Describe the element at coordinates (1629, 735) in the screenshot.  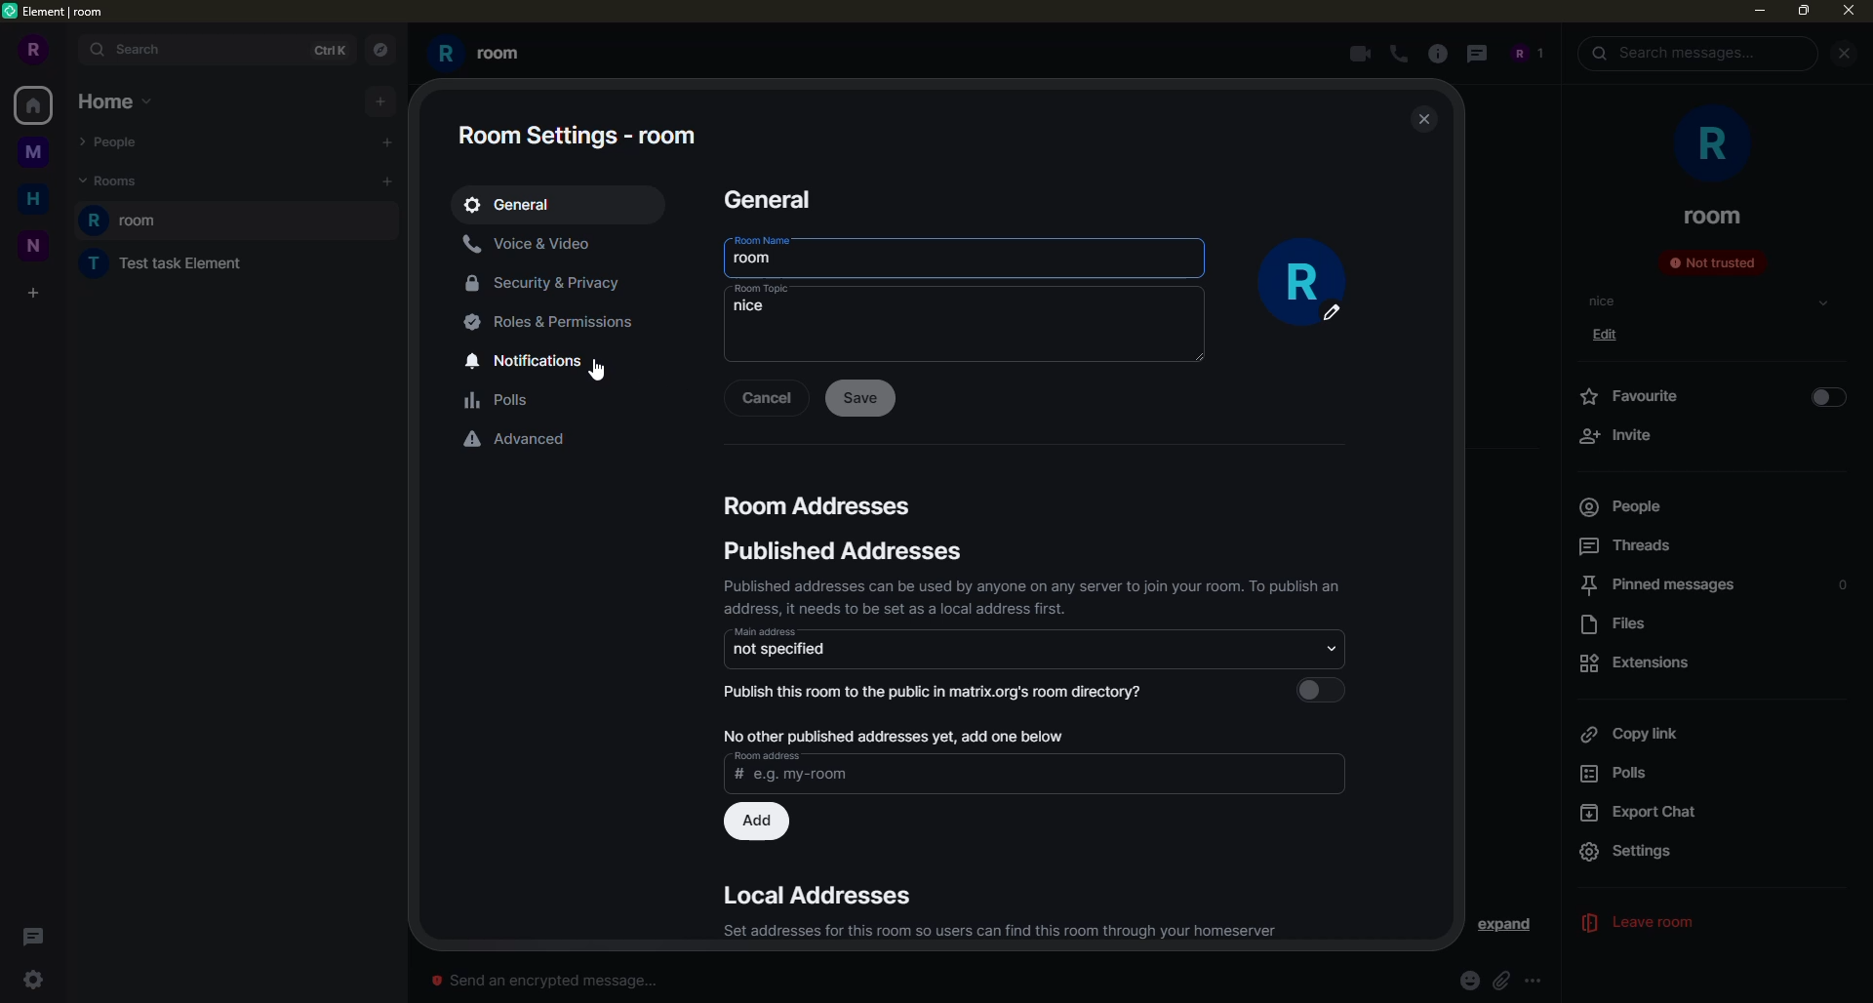
I see `copy link` at that location.